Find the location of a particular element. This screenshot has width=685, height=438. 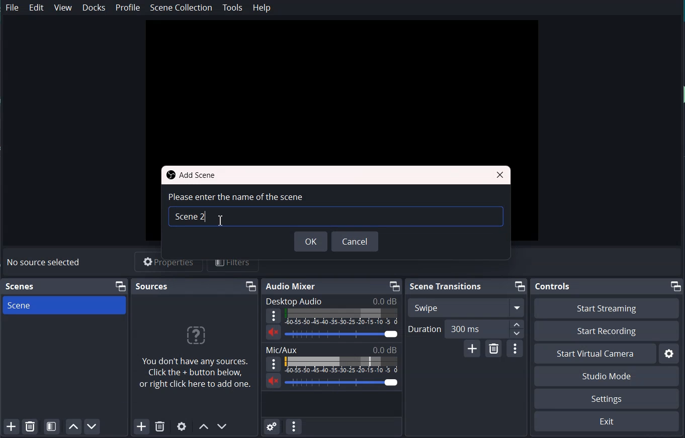

Swipe is located at coordinates (466, 307).